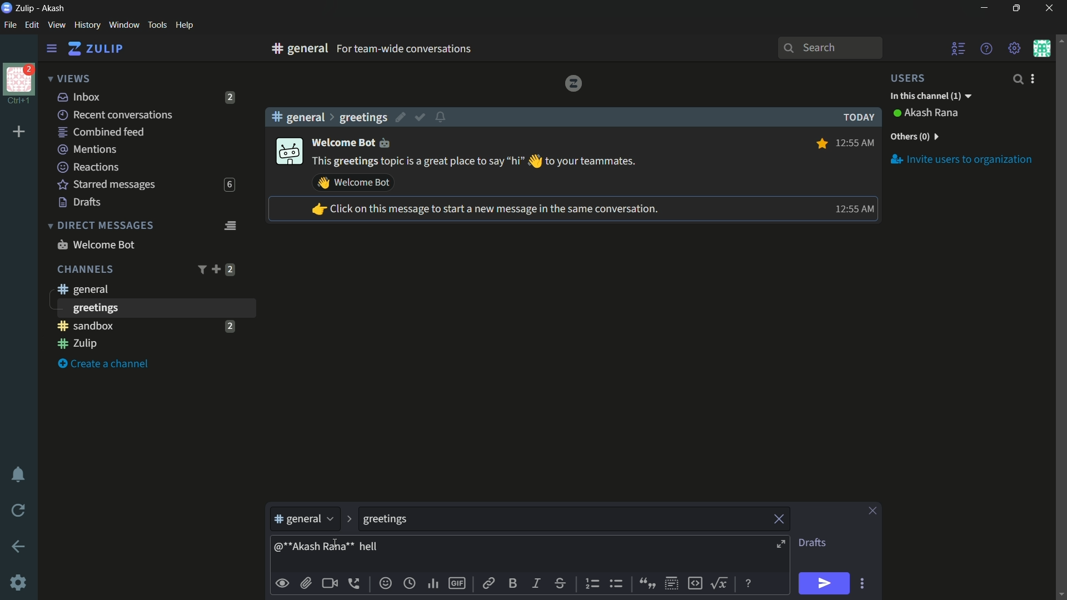 The image size is (1067, 600). Describe the element at coordinates (1018, 8) in the screenshot. I see `maximize or restore` at that location.